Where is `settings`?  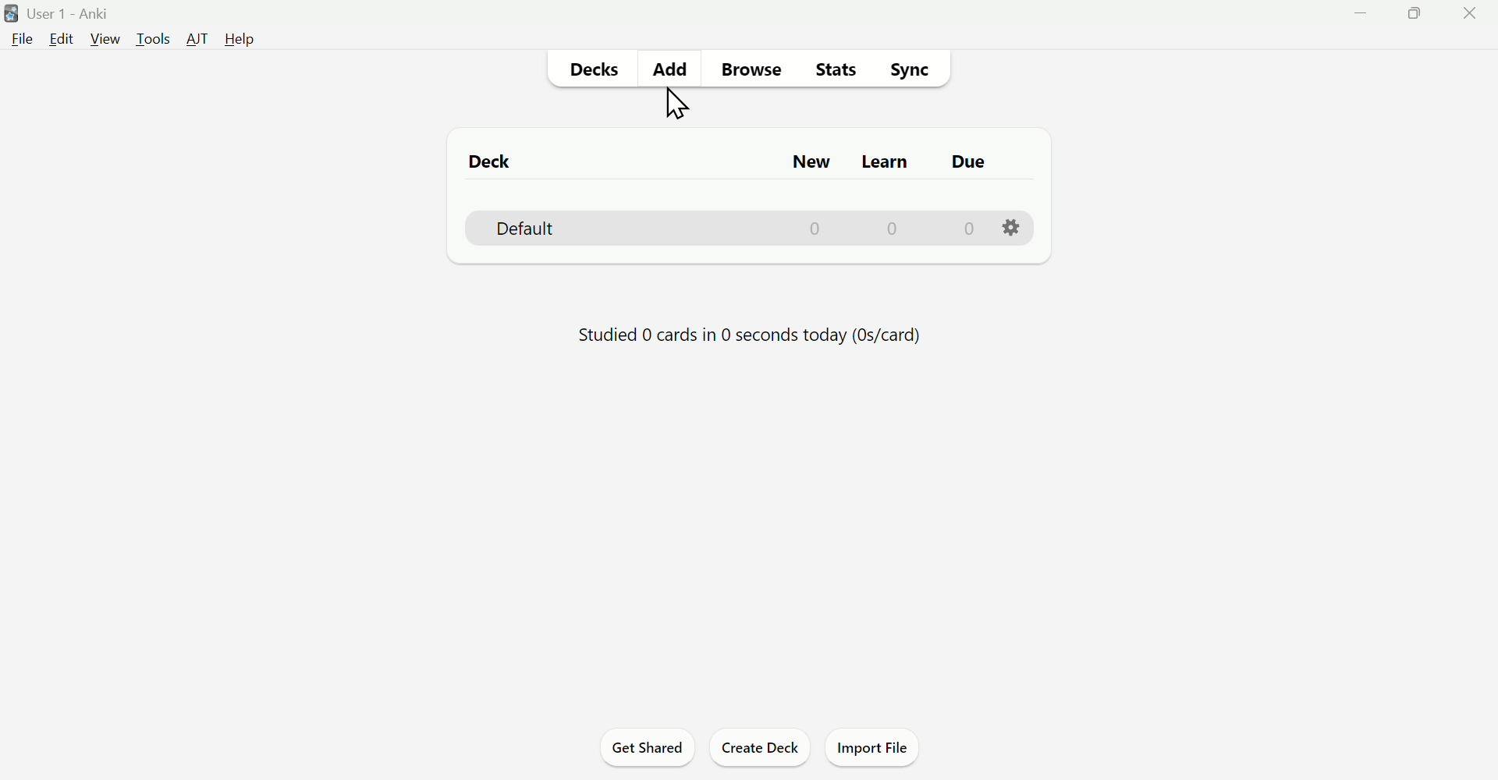 settings is located at coordinates (1011, 229).